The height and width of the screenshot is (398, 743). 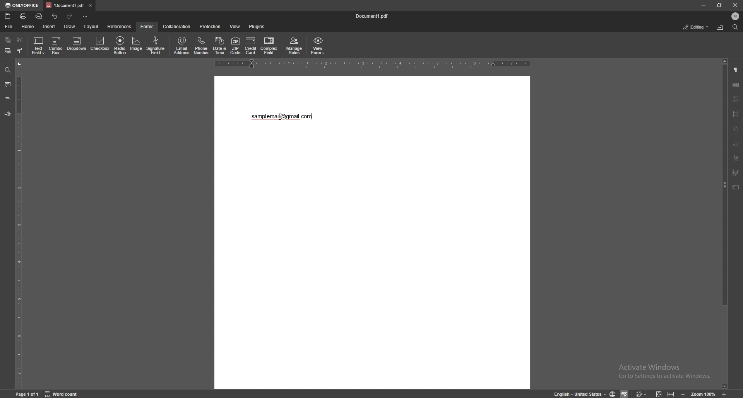 I want to click on layout, so click(x=91, y=26).